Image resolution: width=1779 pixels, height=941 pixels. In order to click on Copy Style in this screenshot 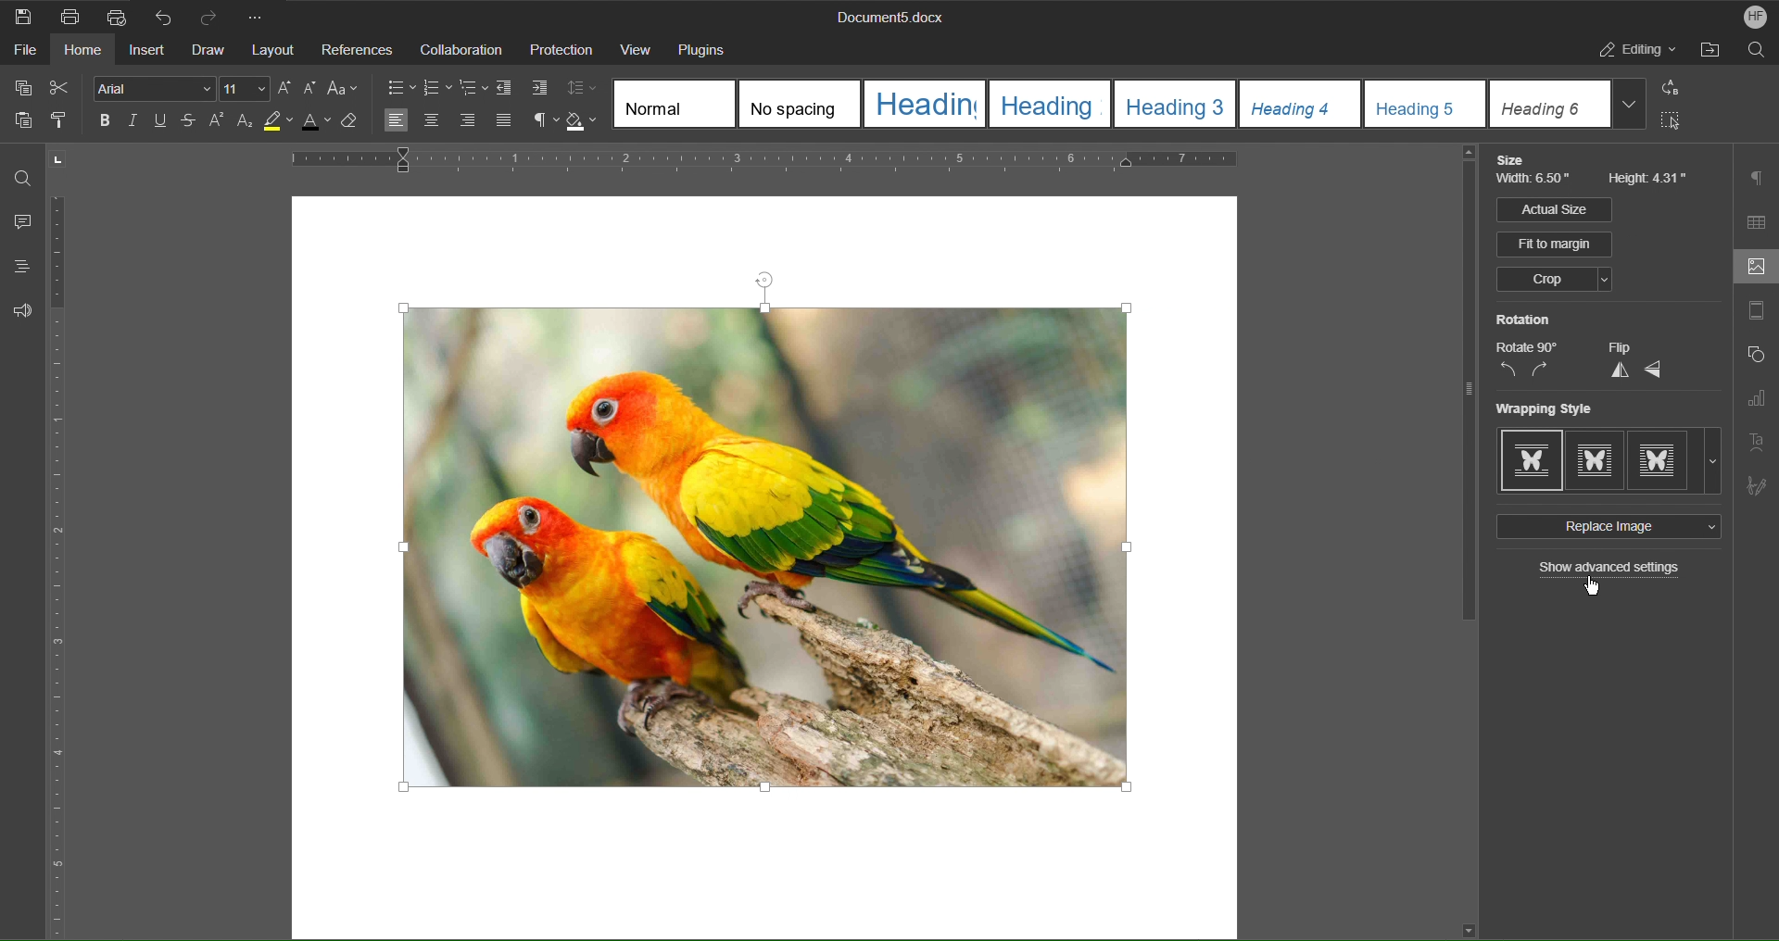, I will do `click(66, 121)`.